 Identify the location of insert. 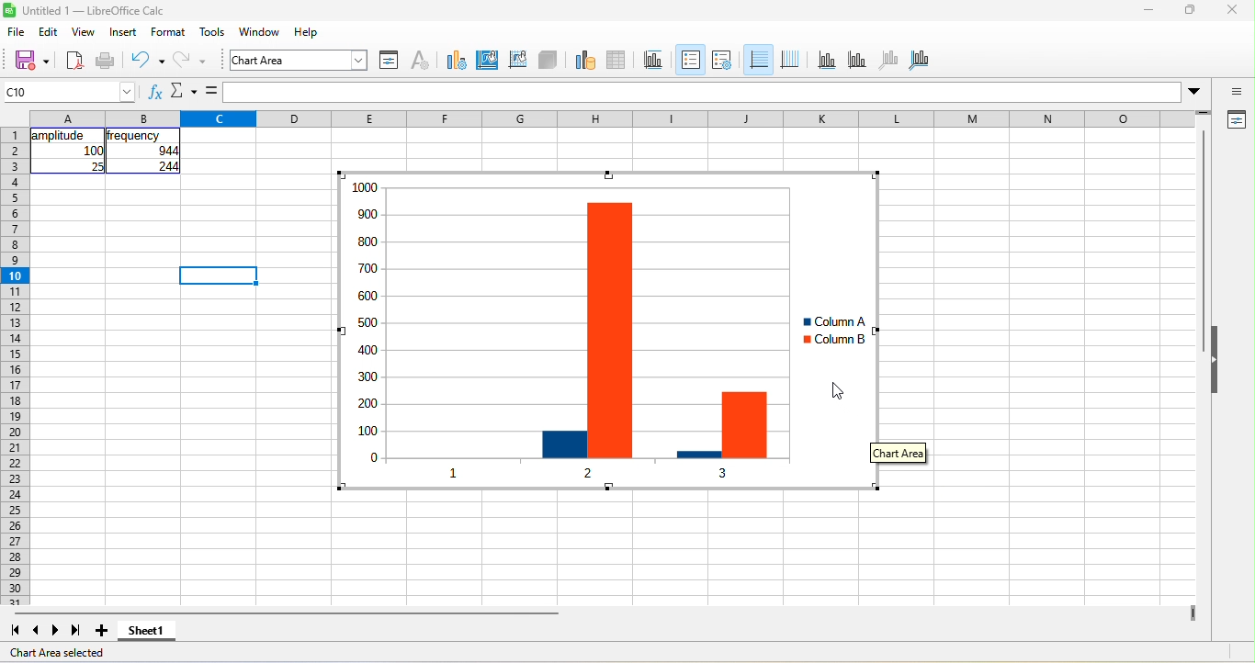
(123, 31).